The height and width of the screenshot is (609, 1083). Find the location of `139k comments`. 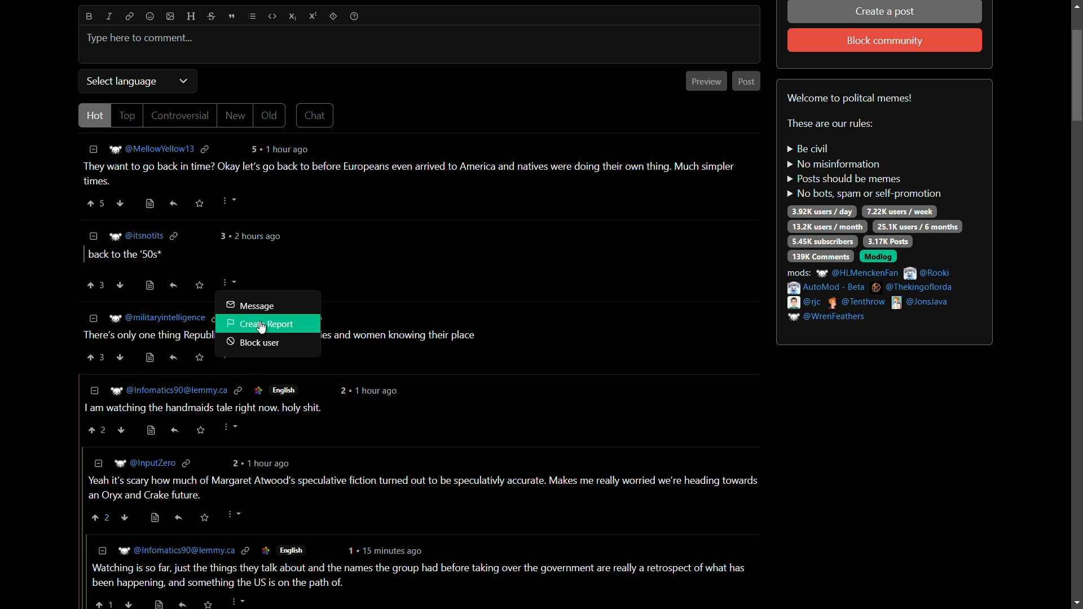

139k comments is located at coordinates (820, 256).